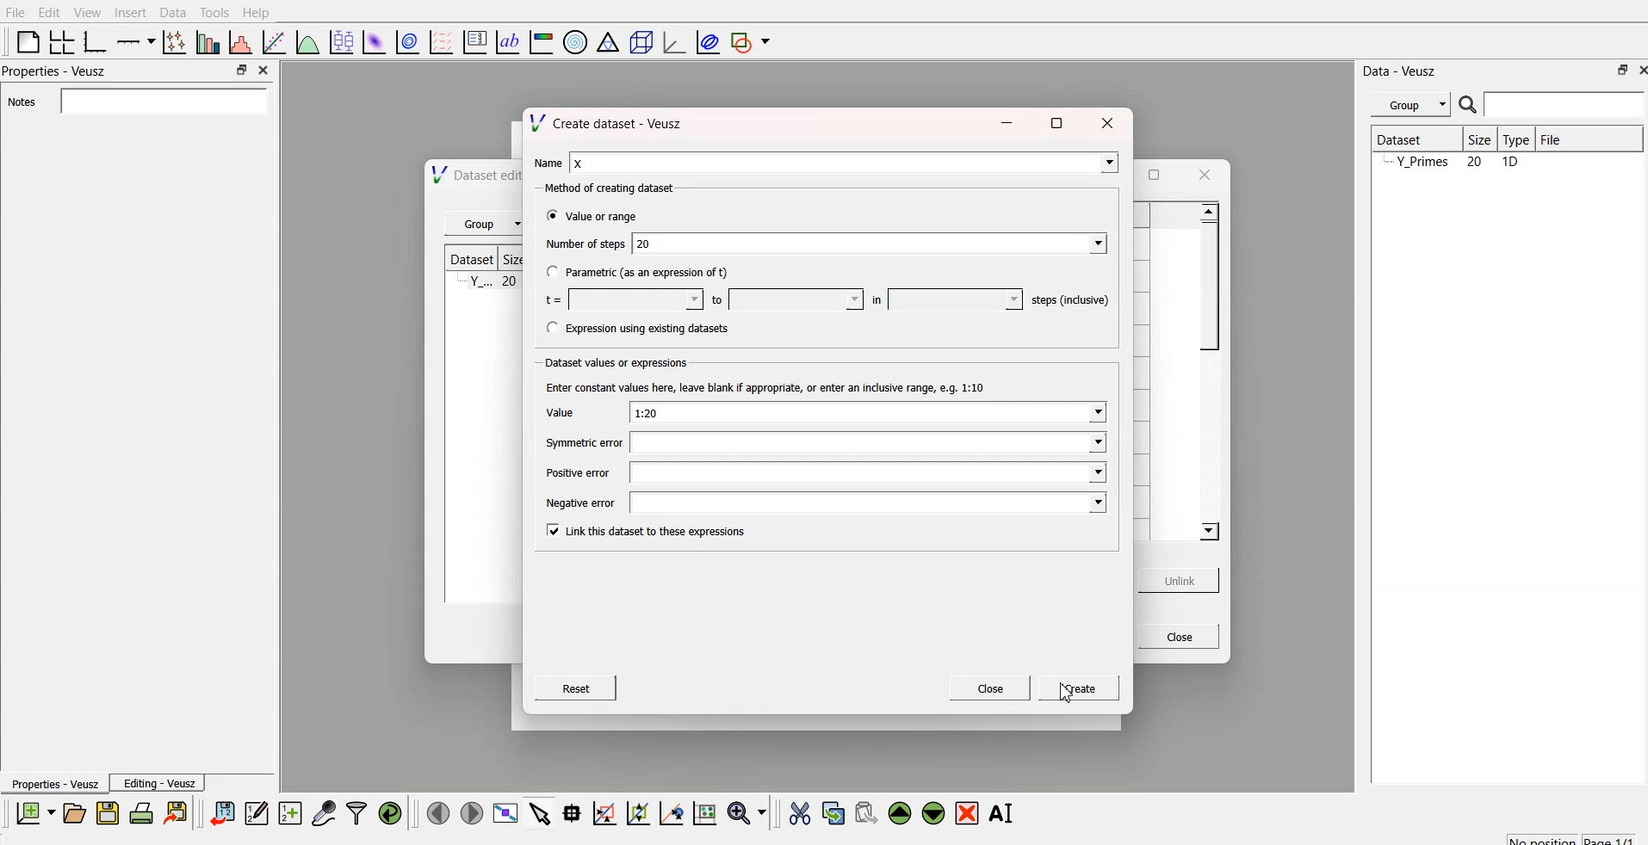 The width and height of the screenshot is (1648, 845). What do you see at coordinates (133, 40) in the screenshot?
I see `plot on axis` at bounding box center [133, 40].